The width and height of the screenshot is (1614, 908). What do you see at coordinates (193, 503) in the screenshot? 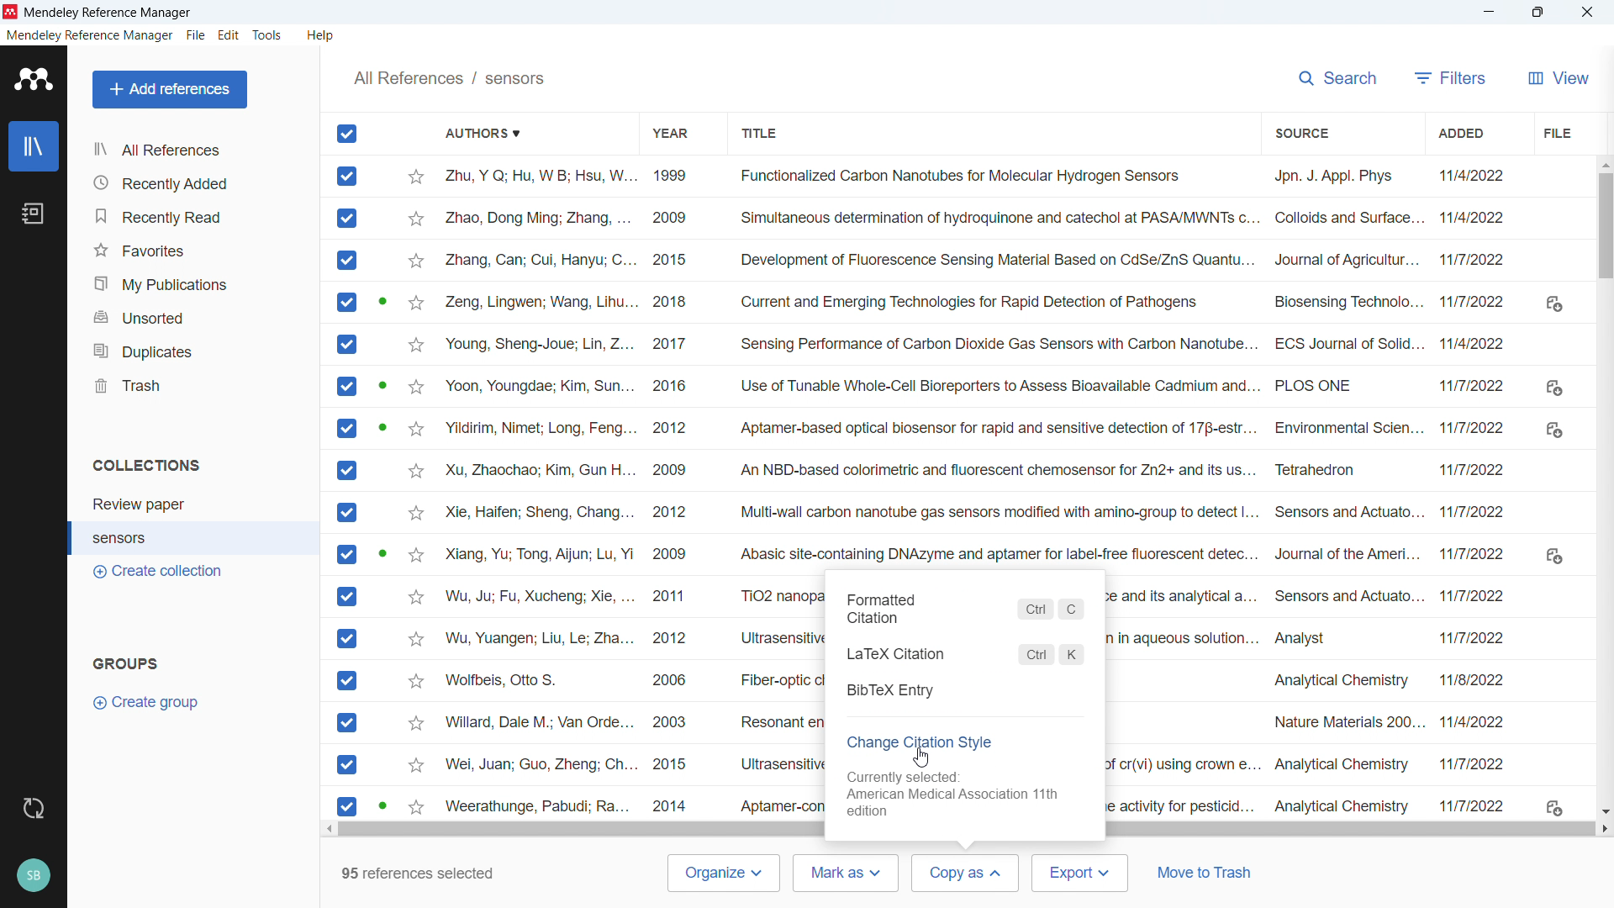
I see `collection 1` at bounding box center [193, 503].